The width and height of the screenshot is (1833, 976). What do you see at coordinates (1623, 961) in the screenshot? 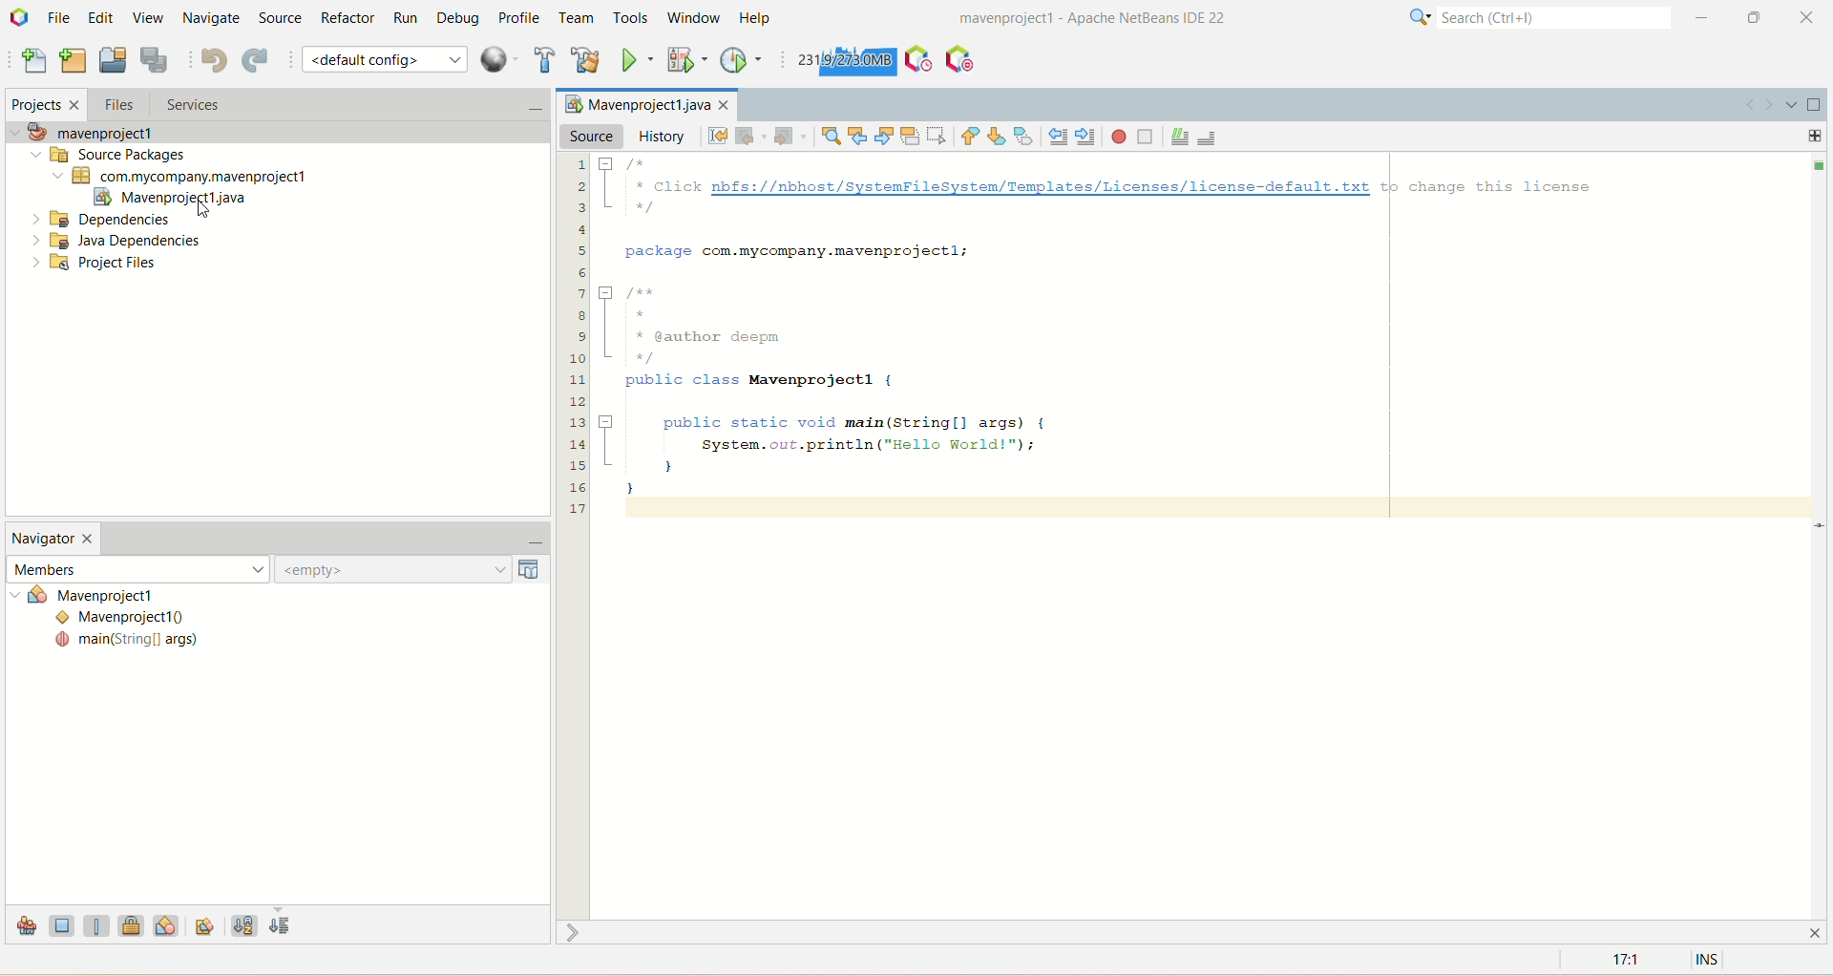
I see `17:1` at bounding box center [1623, 961].